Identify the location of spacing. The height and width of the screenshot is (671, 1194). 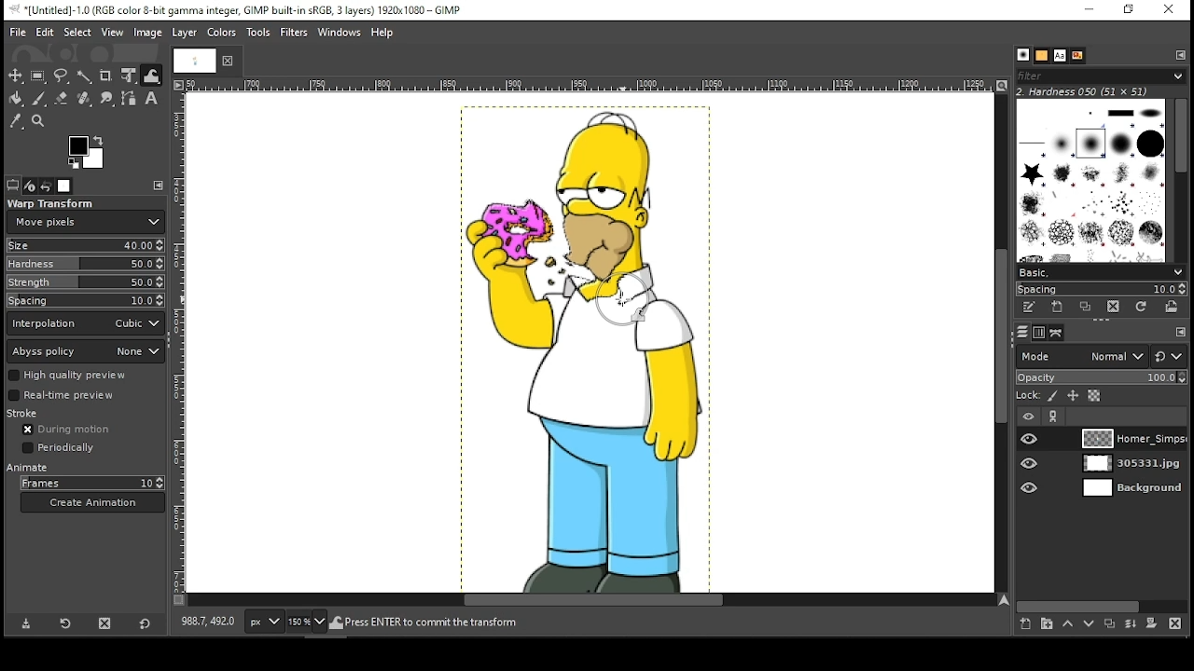
(1101, 289).